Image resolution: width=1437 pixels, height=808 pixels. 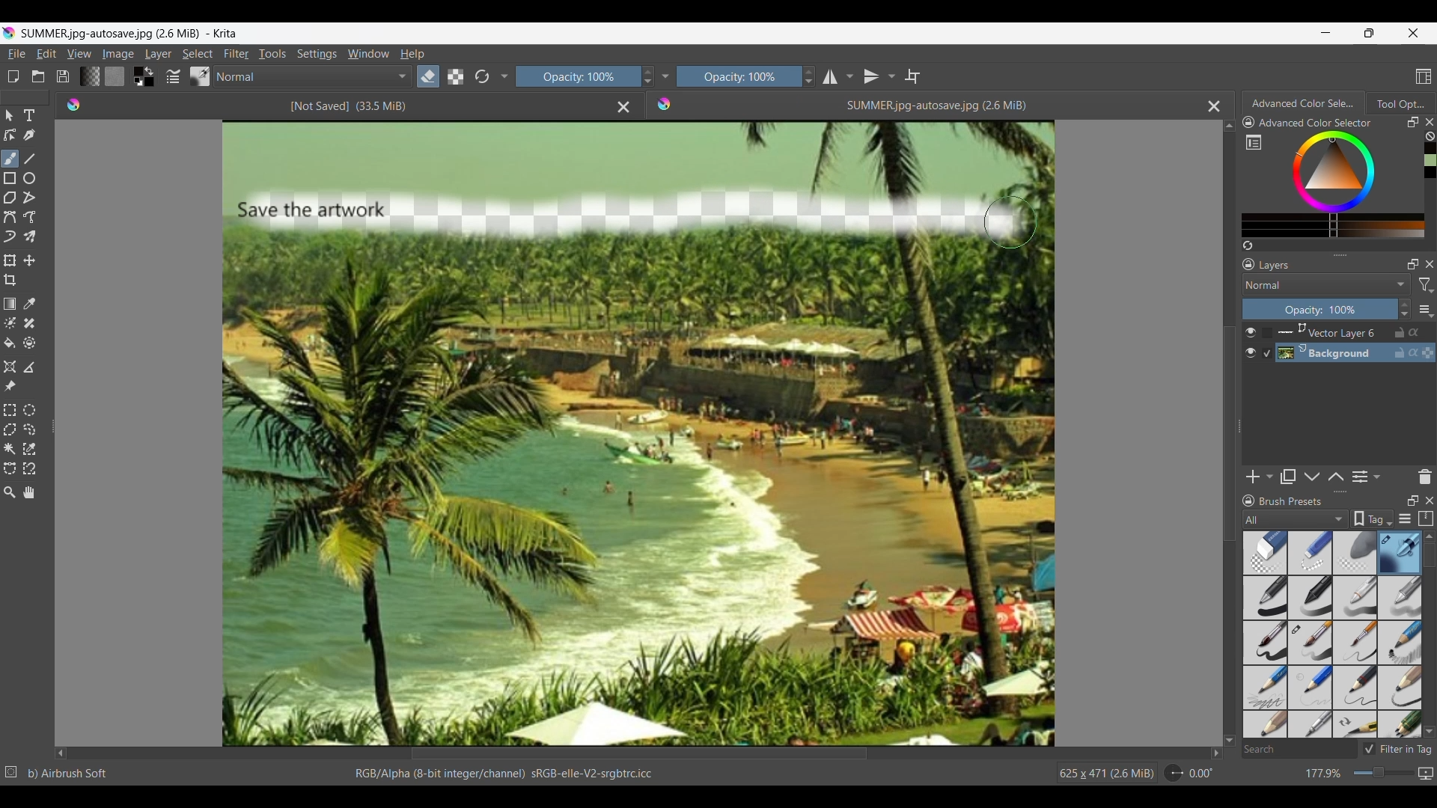 What do you see at coordinates (1409, 265) in the screenshot?
I see `Float layers panel` at bounding box center [1409, 265].